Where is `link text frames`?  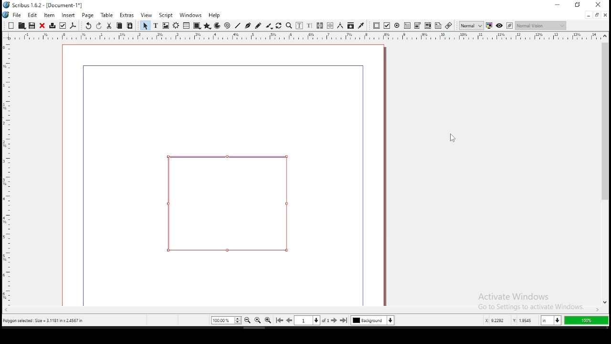
link text frames is located at coordinates (320, 26).